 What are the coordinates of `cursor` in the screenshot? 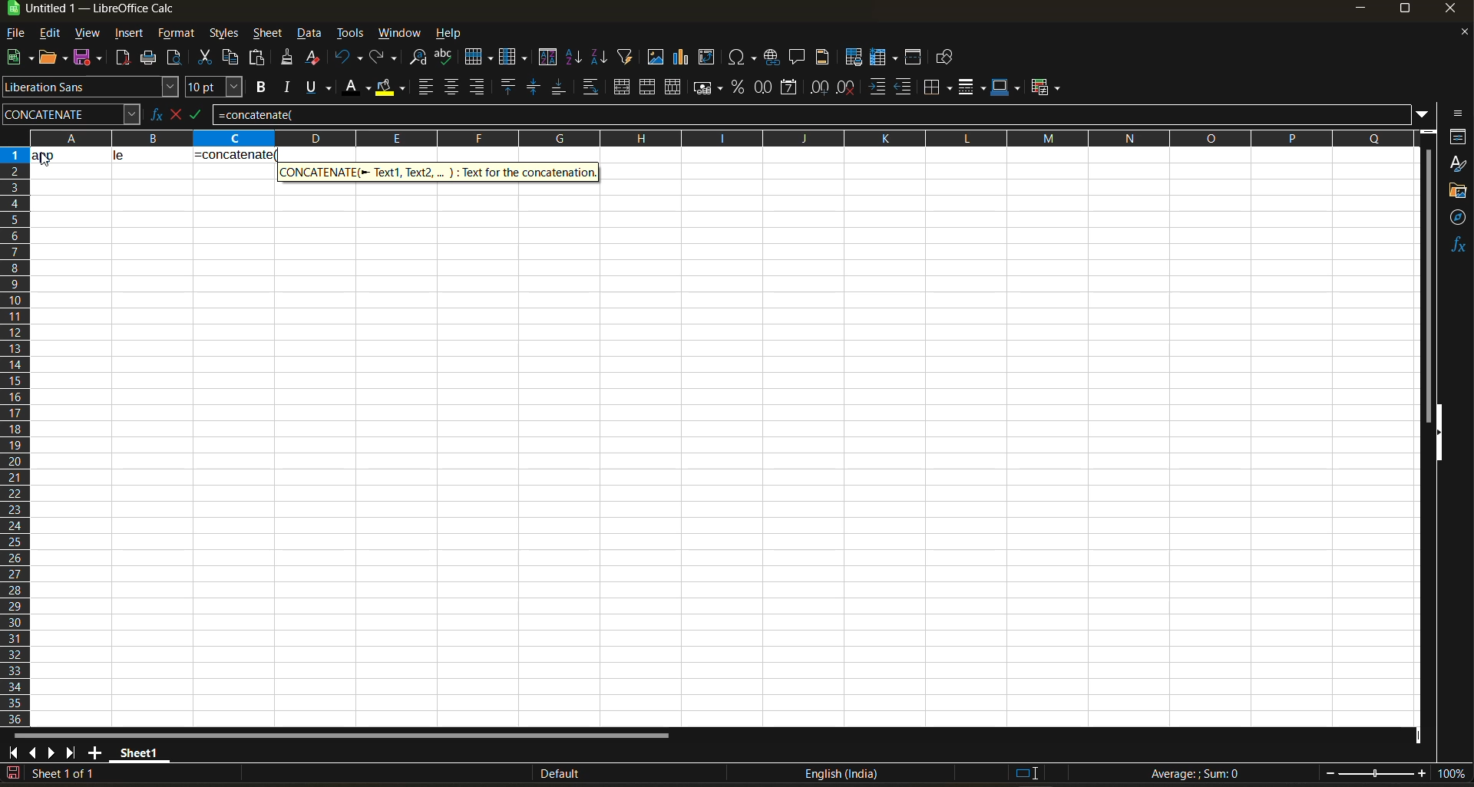 It's located at (48, 161).